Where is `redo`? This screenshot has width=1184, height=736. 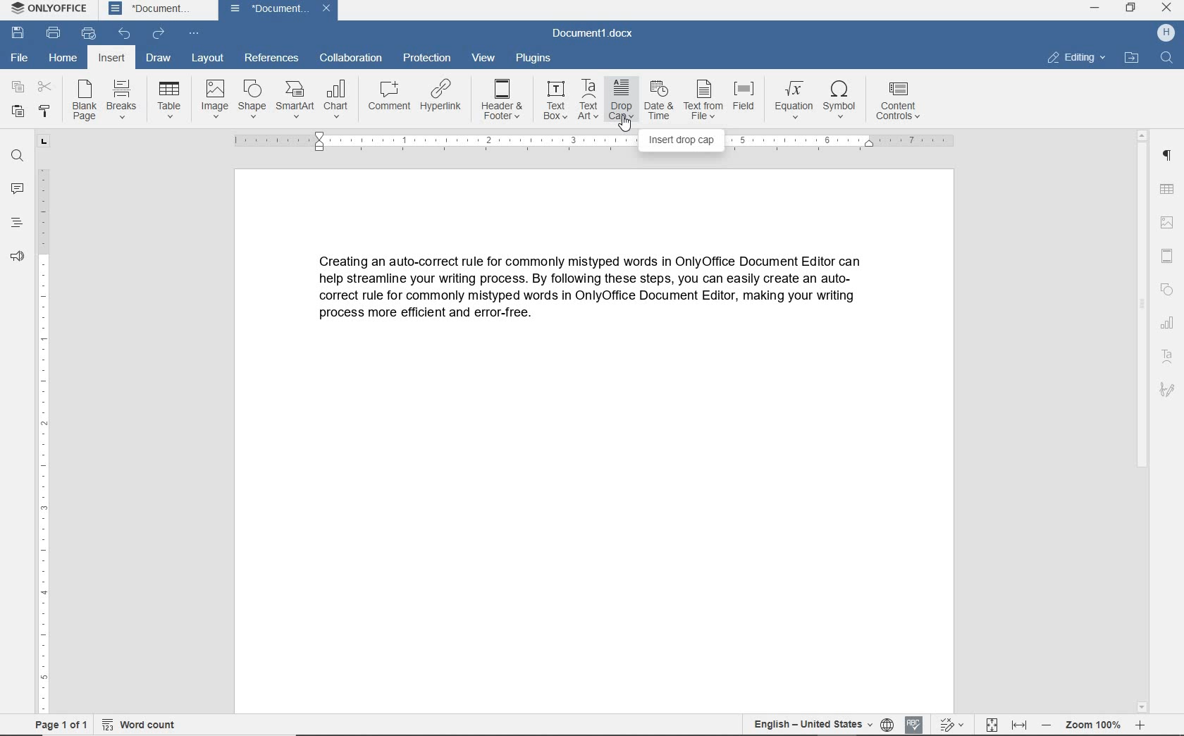
redo is located at coordinates (158, 33).